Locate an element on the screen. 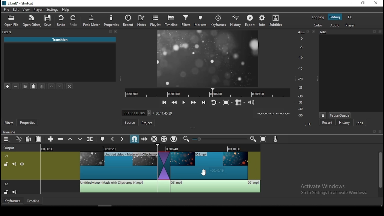 The height and width of the screenshot is (216, 384). help is located at coordinates (66, 10).